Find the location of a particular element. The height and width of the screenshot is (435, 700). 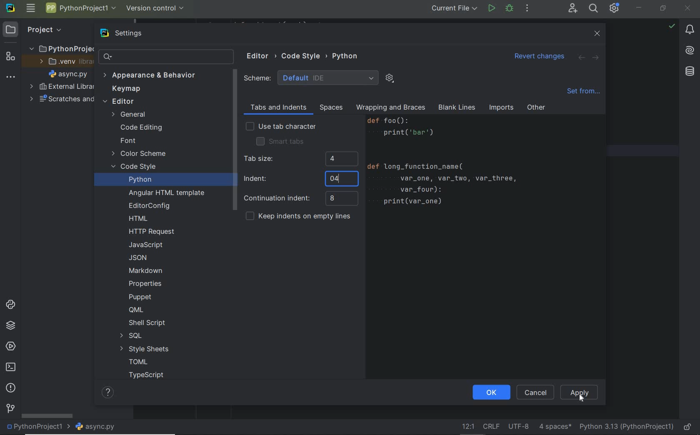

keep indents on empty lines is located at coordinates (298, 217).